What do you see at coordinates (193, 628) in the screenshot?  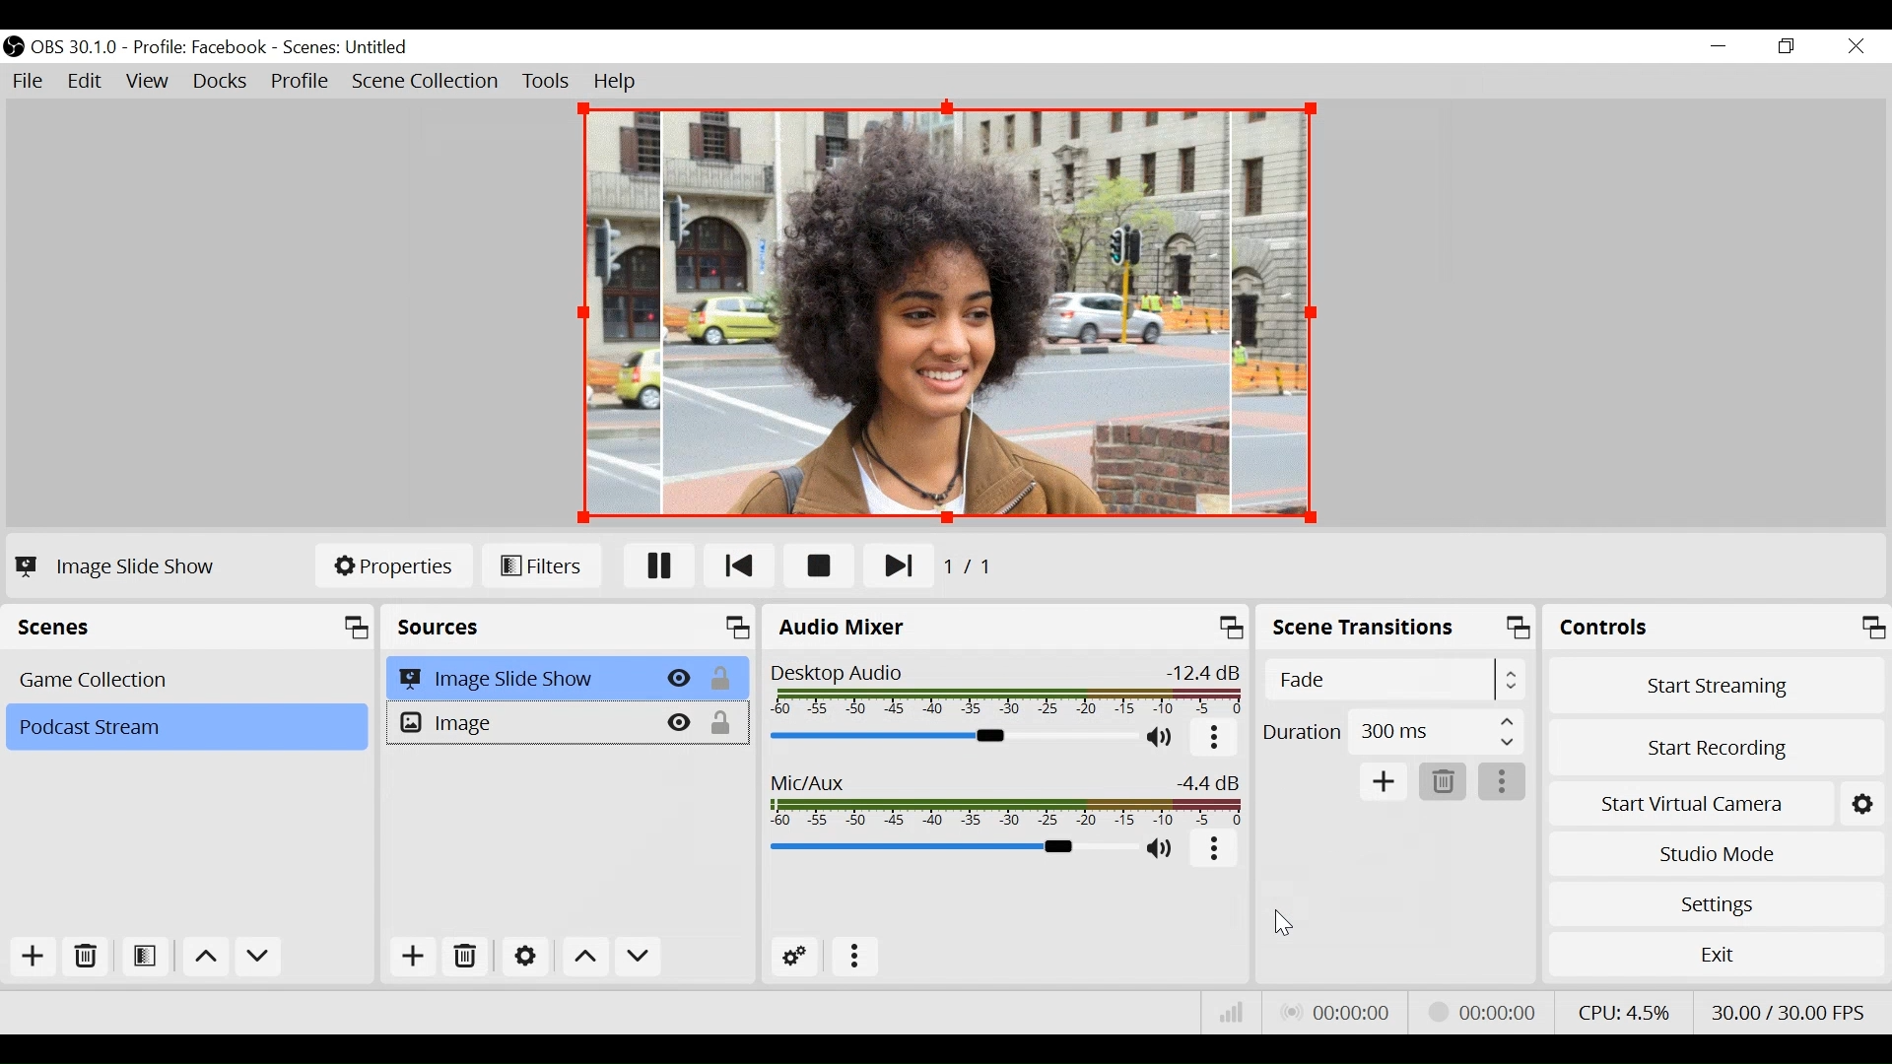 I see `Scenes` at bounding box center [193, 628].